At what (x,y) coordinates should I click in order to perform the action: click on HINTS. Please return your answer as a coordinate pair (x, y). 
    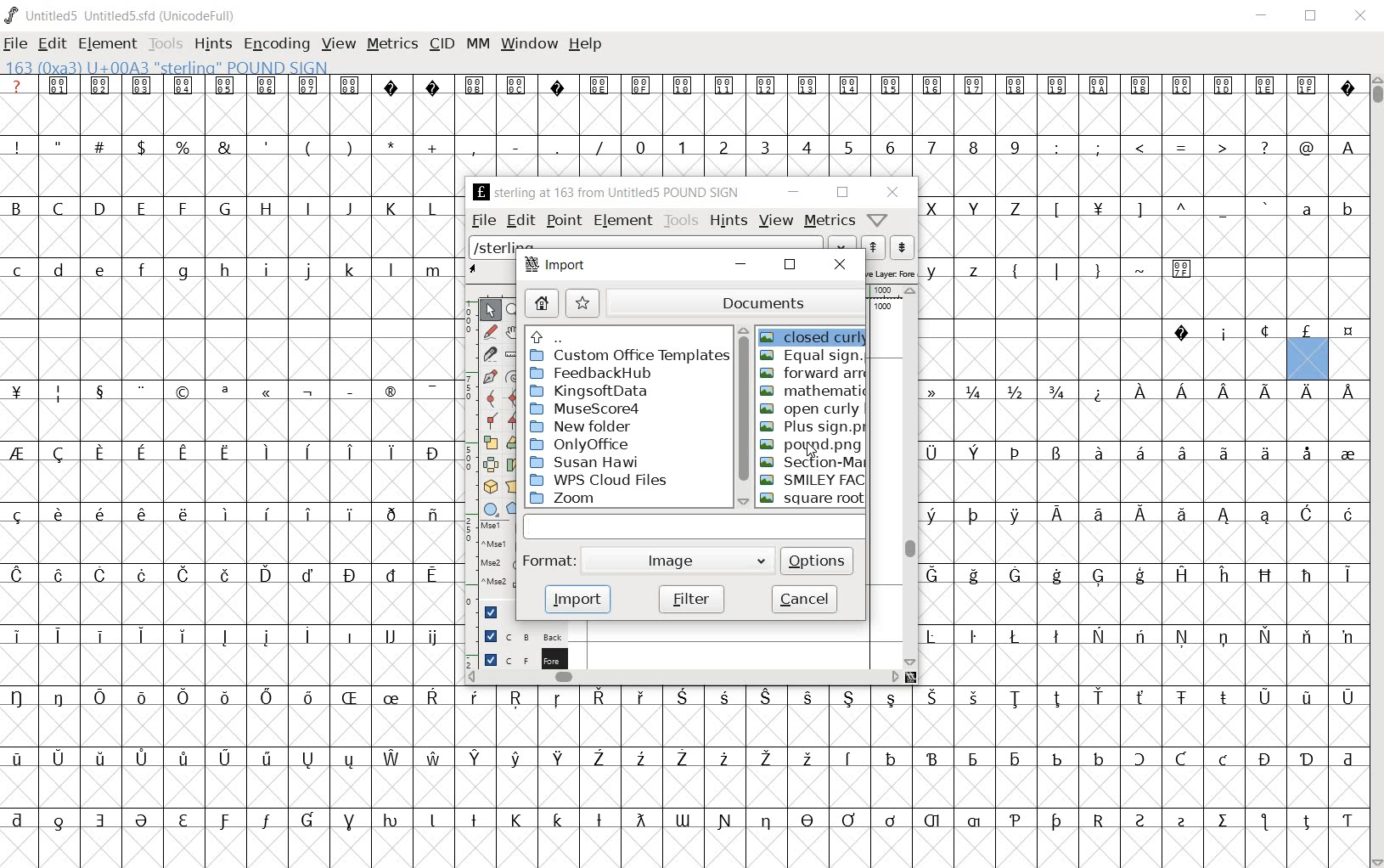
    Looking at the image, I should click on (213, 45).